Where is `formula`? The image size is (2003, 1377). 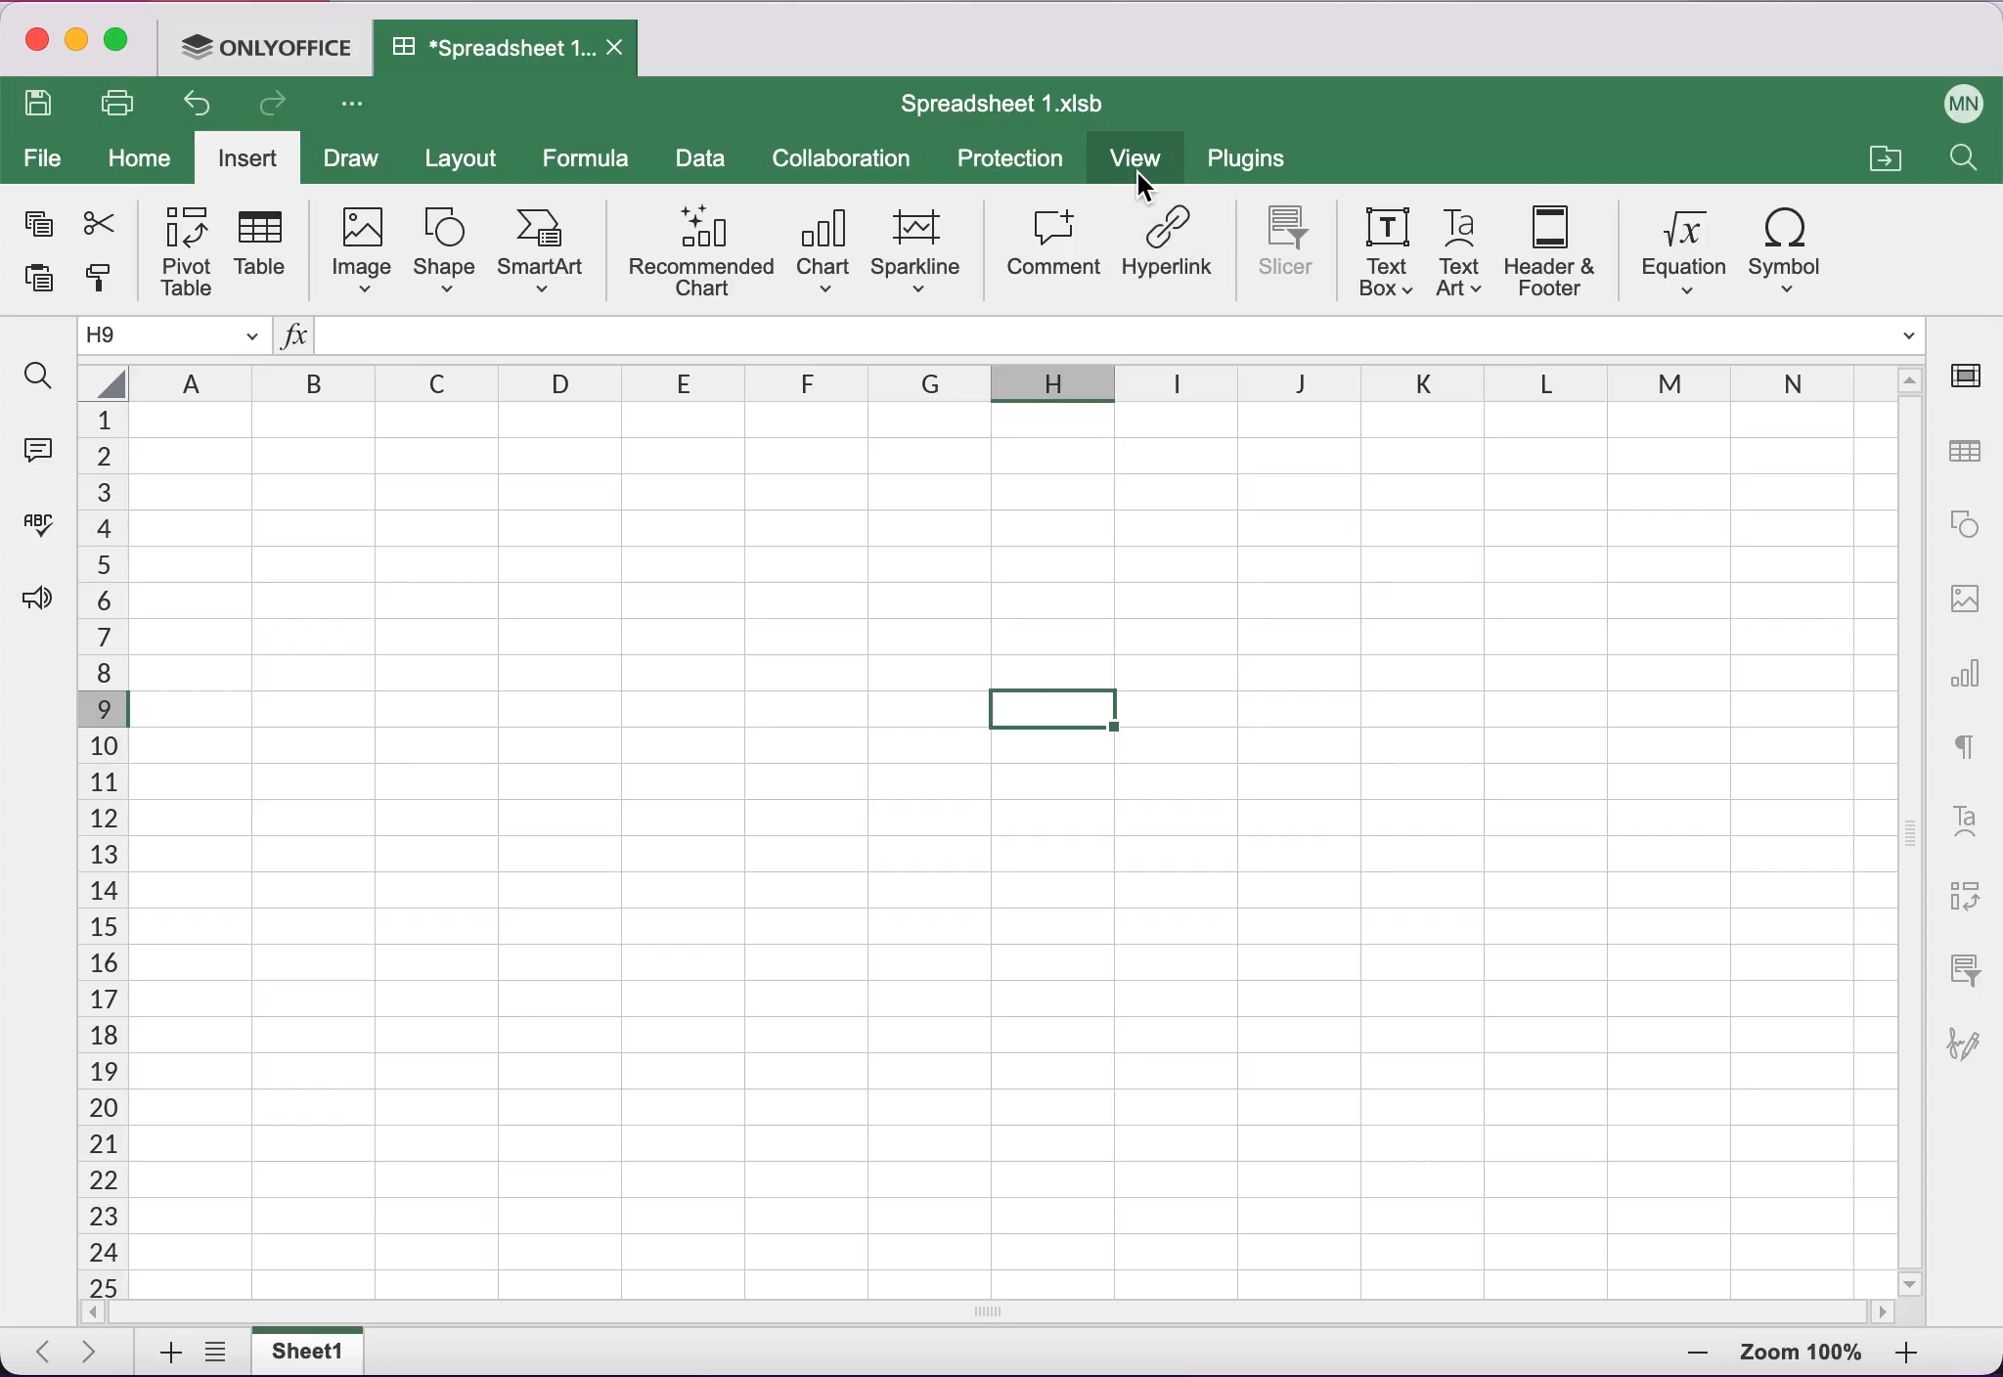 formula is located at coordinates (587, 157).